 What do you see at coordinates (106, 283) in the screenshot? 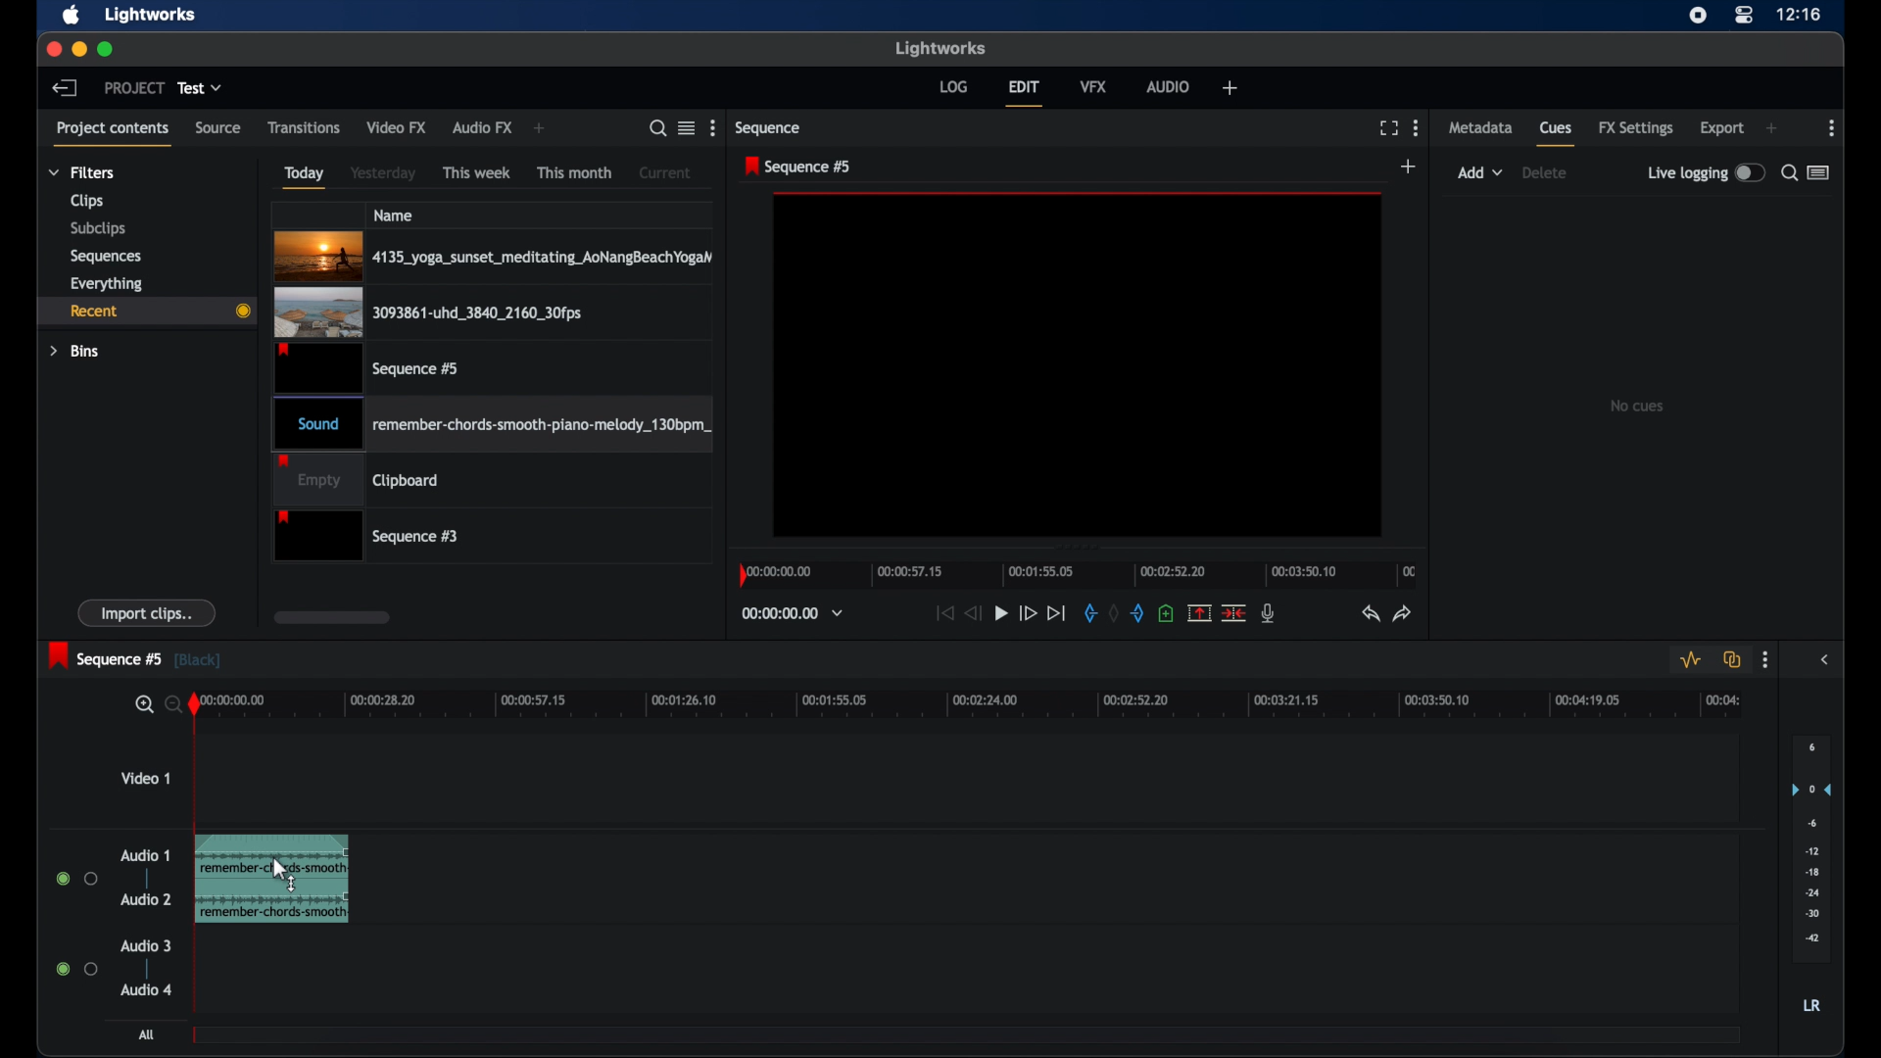
I see `everything` at bounding box center [106, 283].